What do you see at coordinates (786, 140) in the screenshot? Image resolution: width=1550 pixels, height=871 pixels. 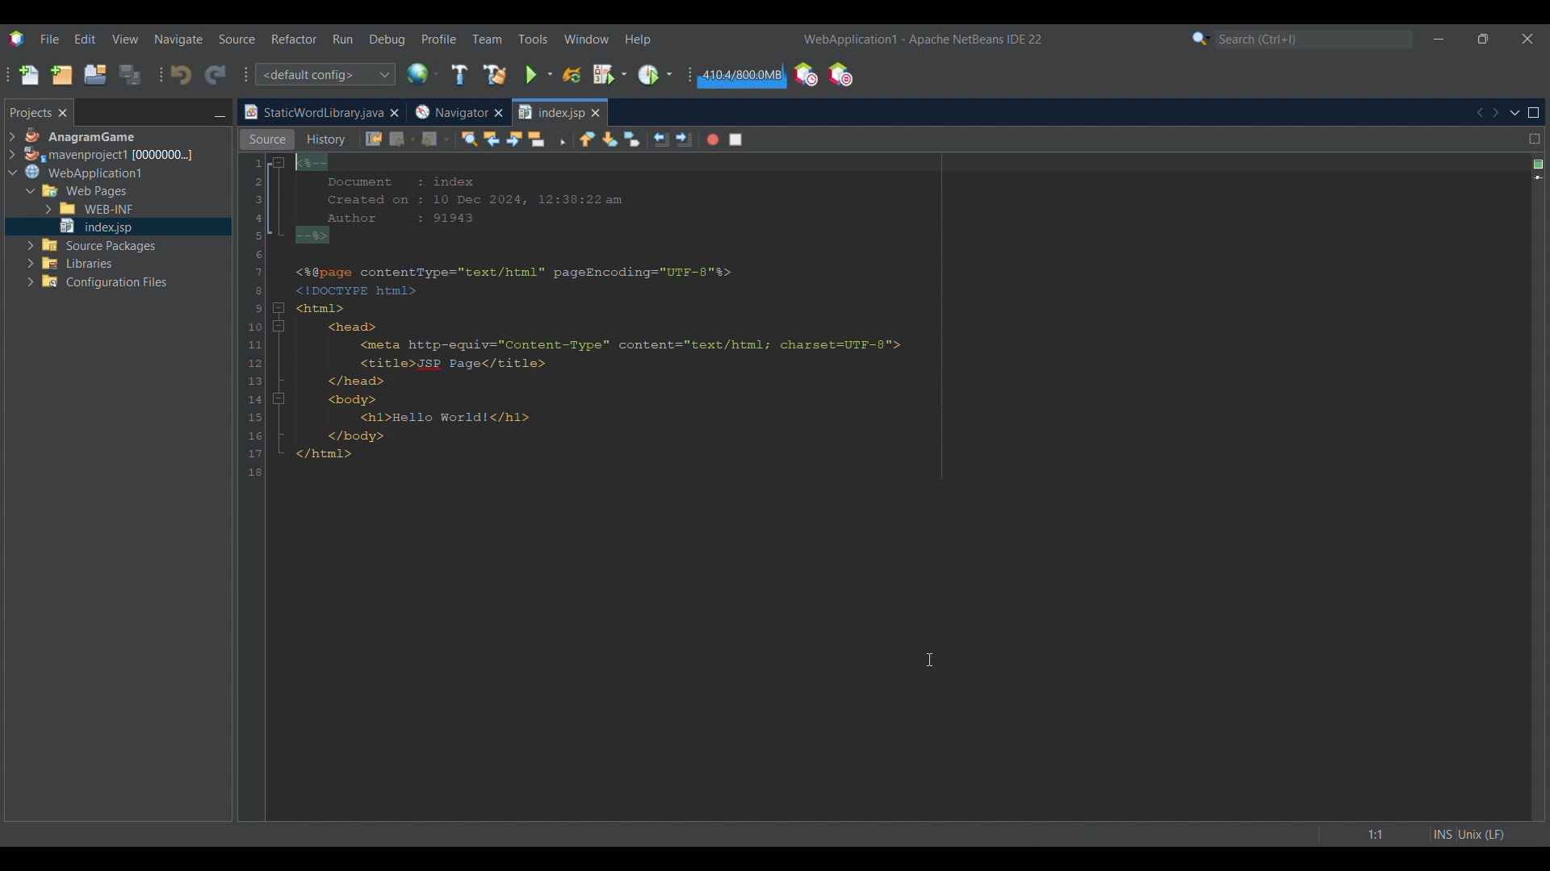 I see `Comment` at bounding box center [786, 140].